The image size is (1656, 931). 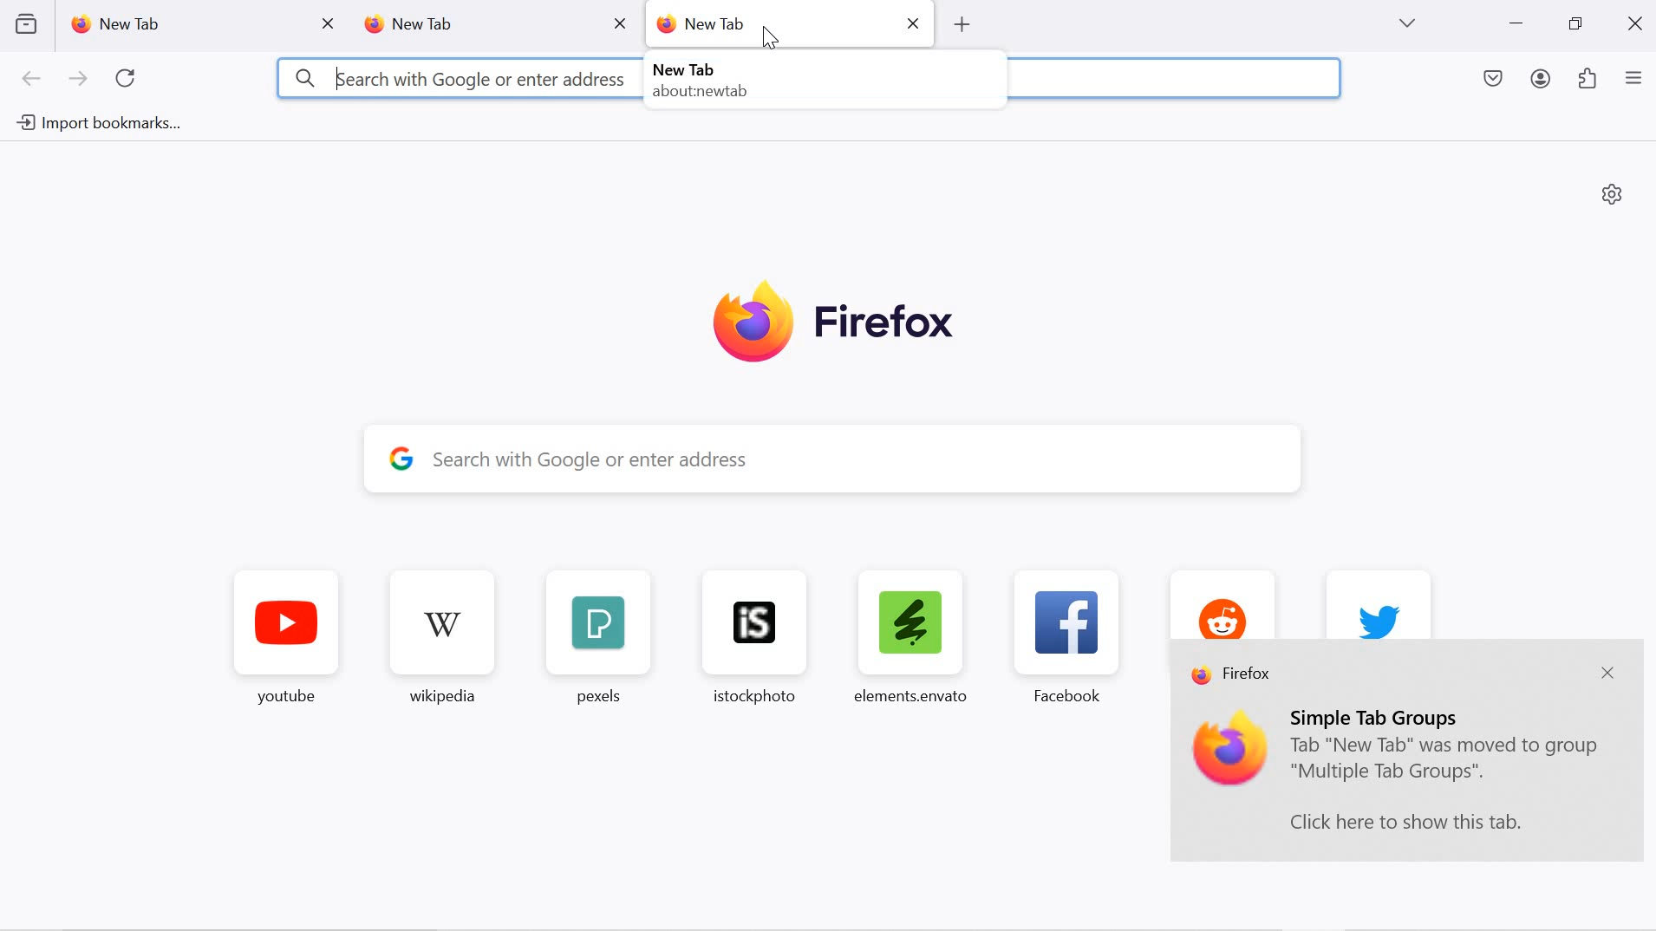 What do you see at coordinates (747, 636) in the screenshot?
I see `istockphoto favorite` at bounding box center [747, 636].